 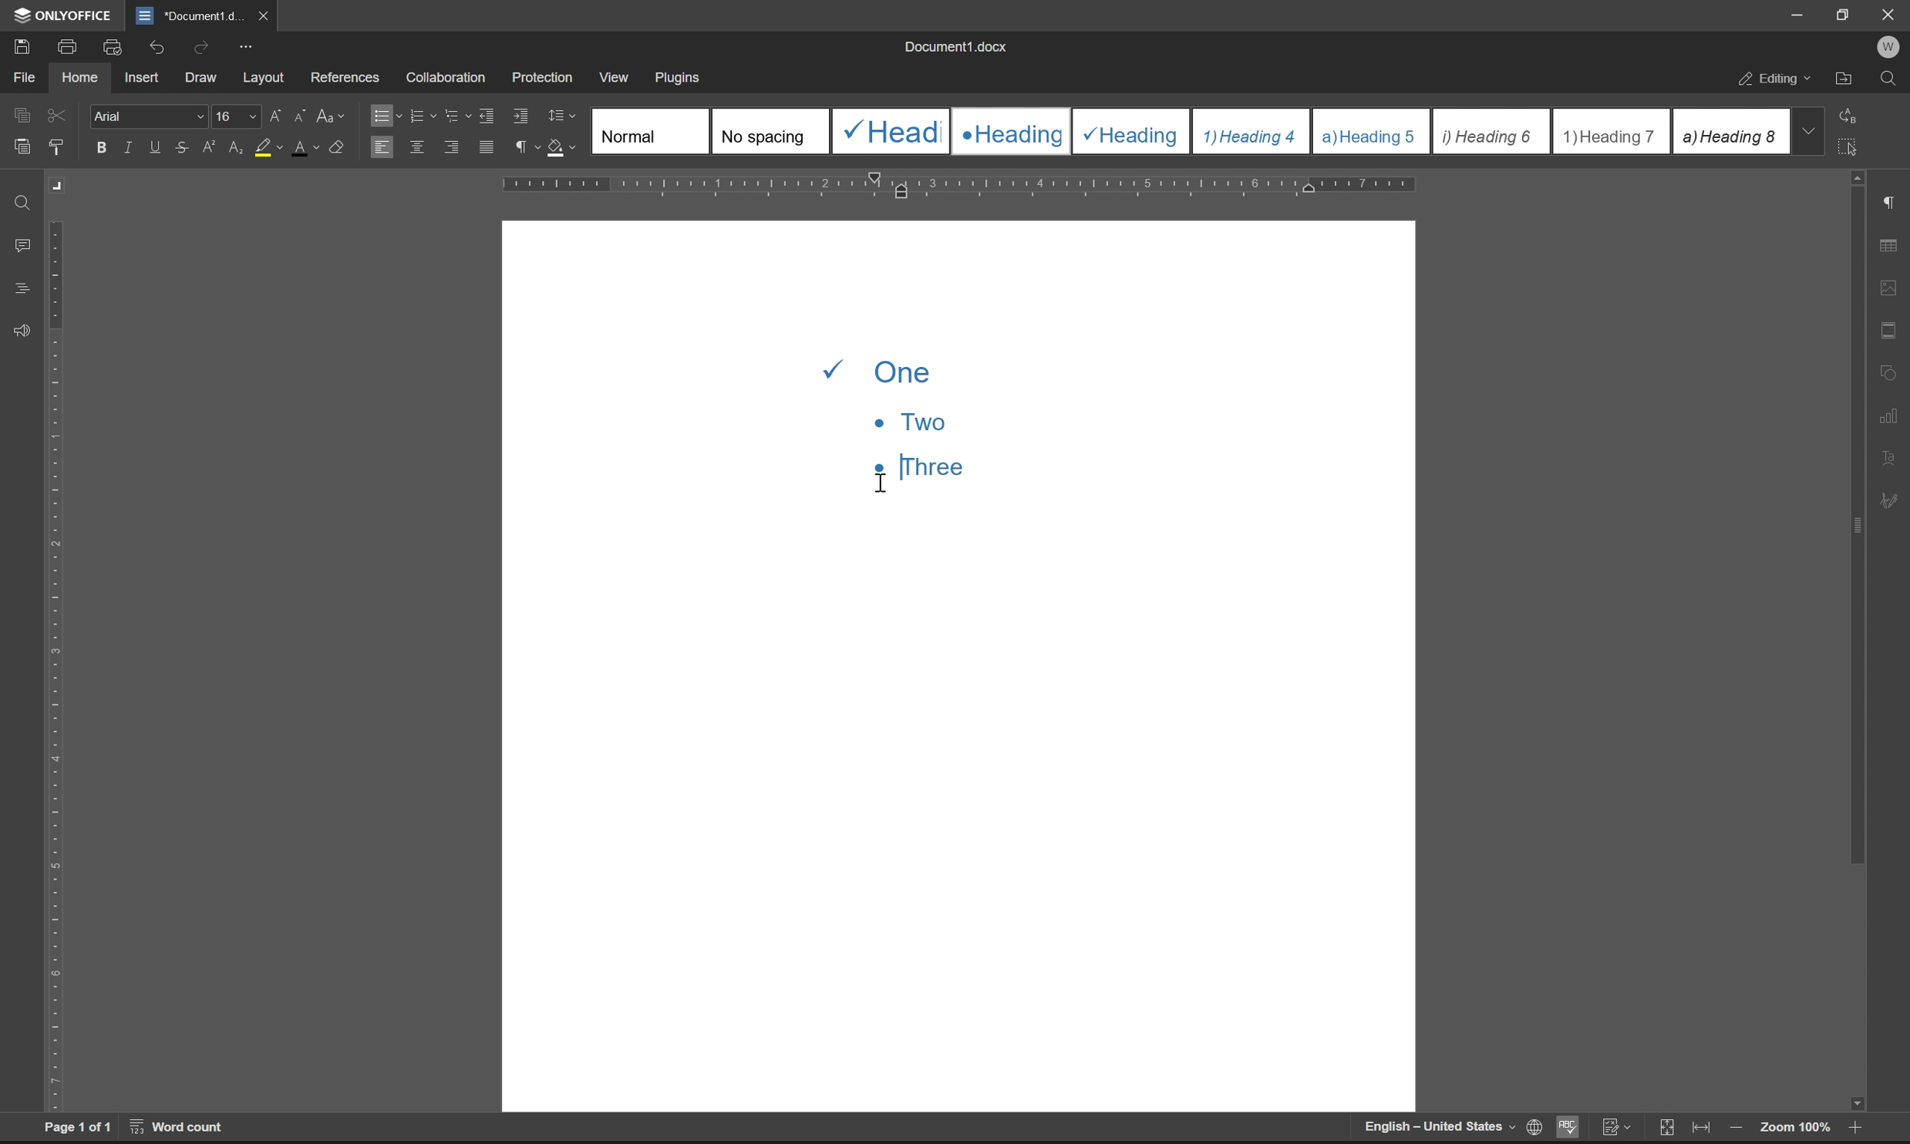 What do you see at coordinates (453, 146) in the screenshot?
I see `align right` at bounding box center [453, 146].